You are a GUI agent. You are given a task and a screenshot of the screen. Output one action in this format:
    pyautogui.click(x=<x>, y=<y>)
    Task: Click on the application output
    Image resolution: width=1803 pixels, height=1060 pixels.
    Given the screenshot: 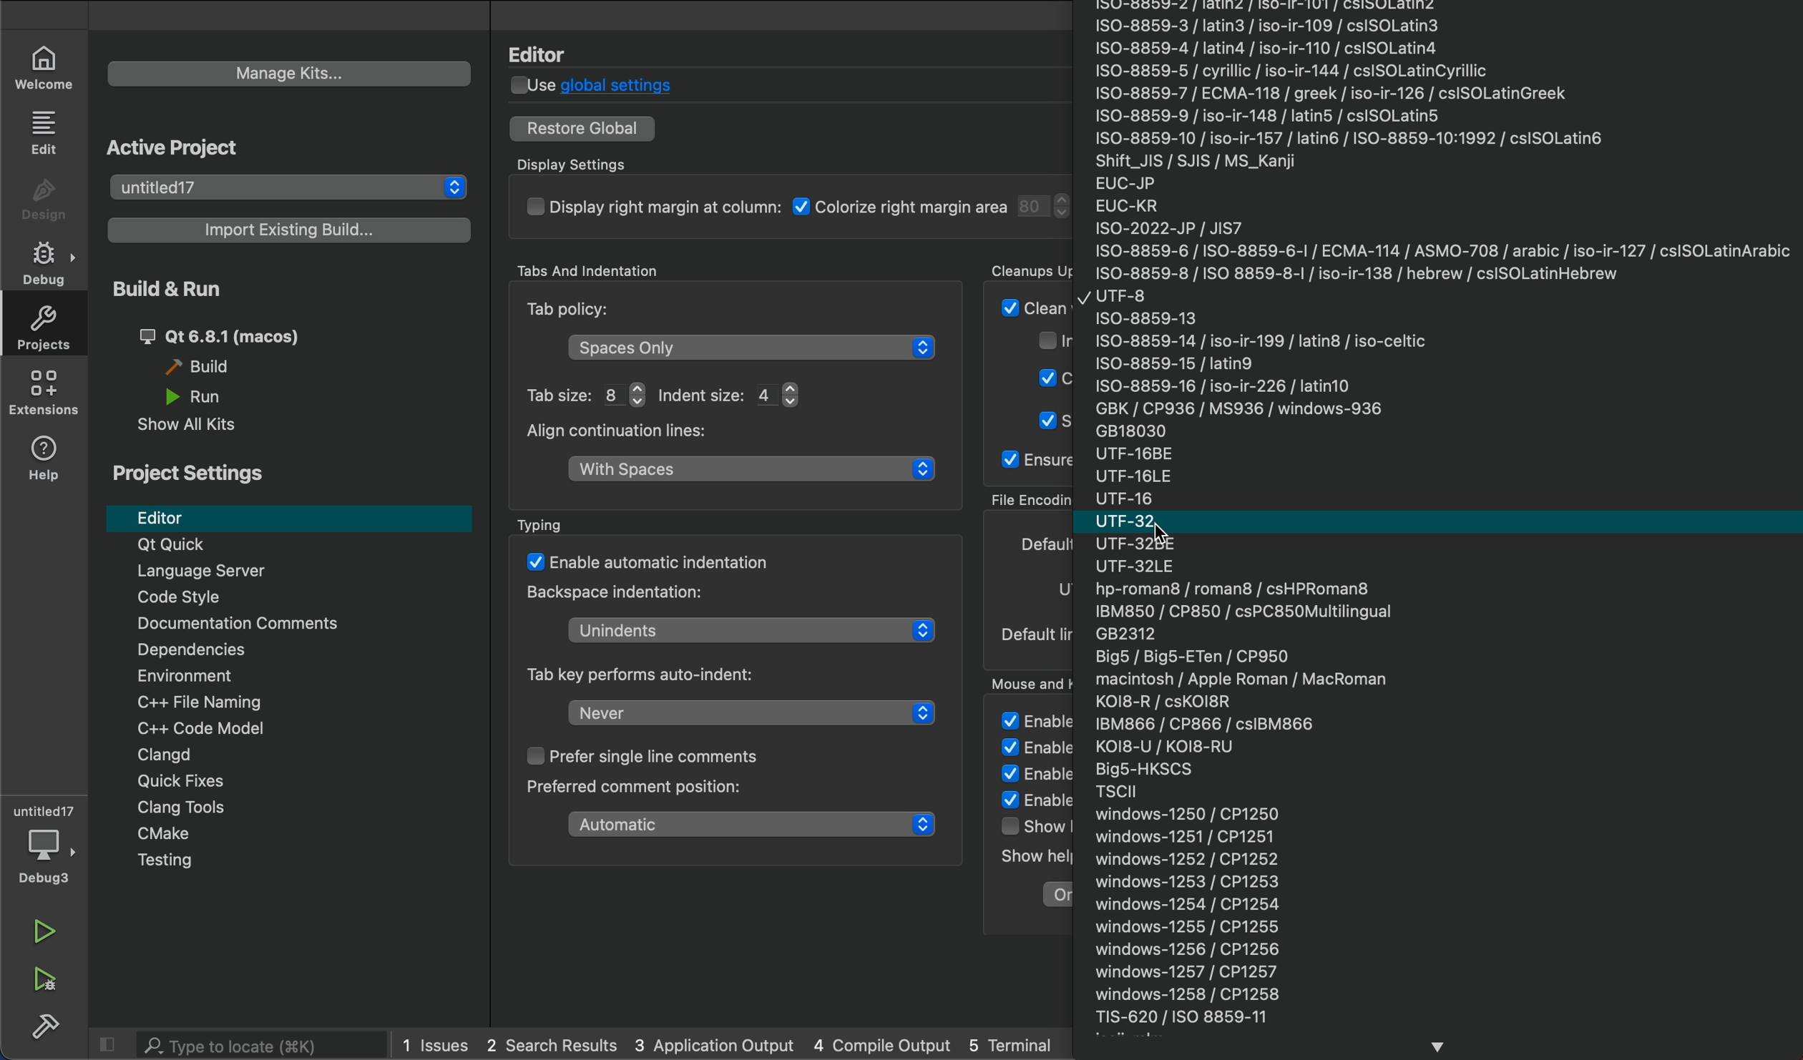 What is the action you would take?
    pyautogui.click(x=714, y=1042)
    